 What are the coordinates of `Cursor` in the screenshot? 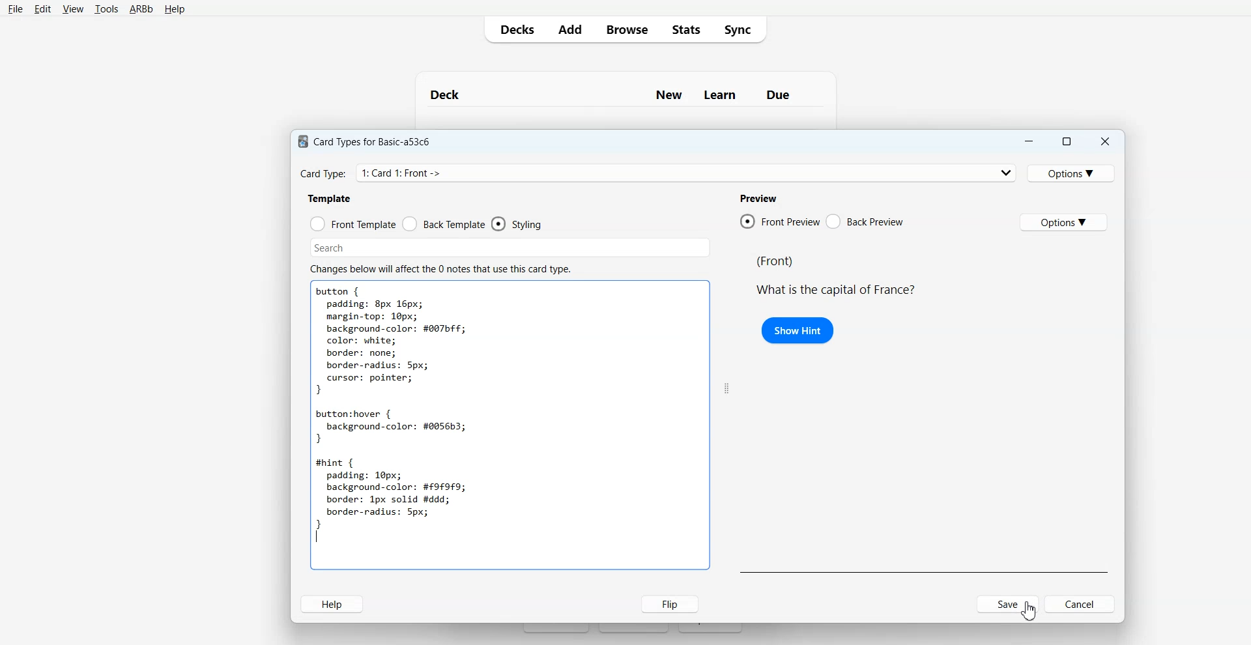 It's located at (1029, 610).